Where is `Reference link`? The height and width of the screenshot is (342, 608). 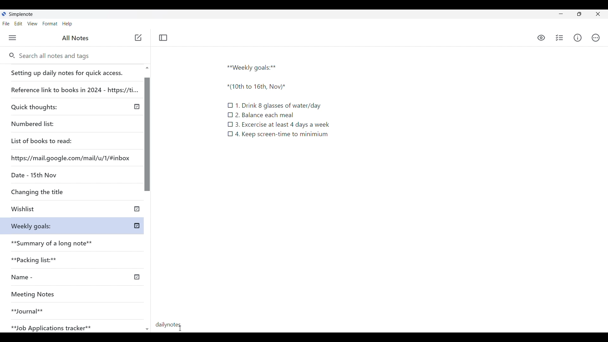 Reference link is located at coordinates (74, 87).